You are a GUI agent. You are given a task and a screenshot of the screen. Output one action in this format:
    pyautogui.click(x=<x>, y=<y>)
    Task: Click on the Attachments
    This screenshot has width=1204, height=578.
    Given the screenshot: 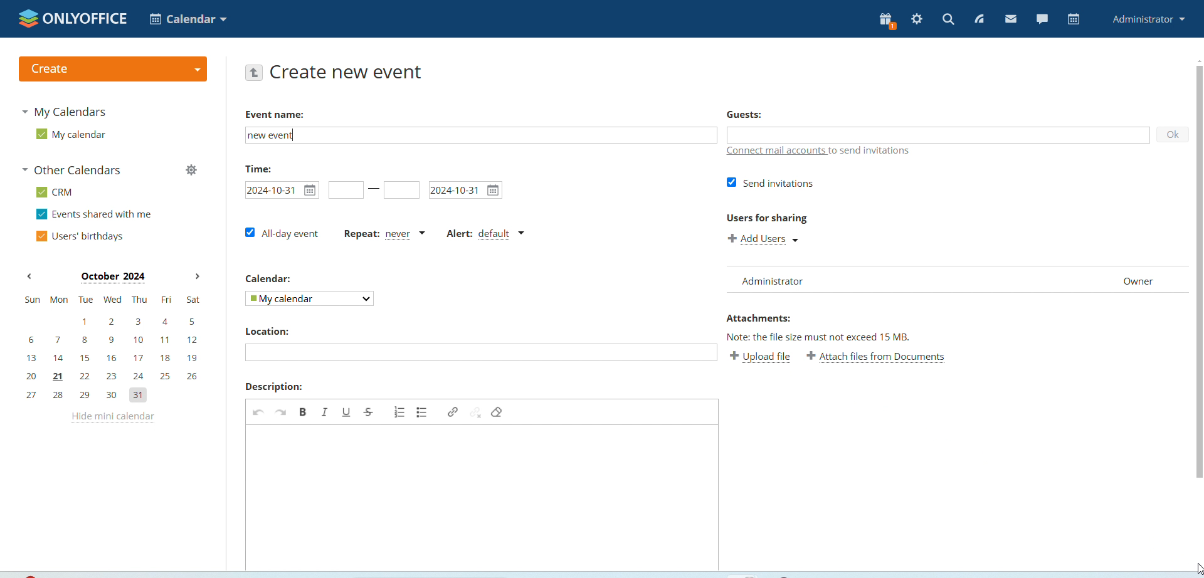 What is the action you would take?
    pyautogui.click(x=758, y=318)
    